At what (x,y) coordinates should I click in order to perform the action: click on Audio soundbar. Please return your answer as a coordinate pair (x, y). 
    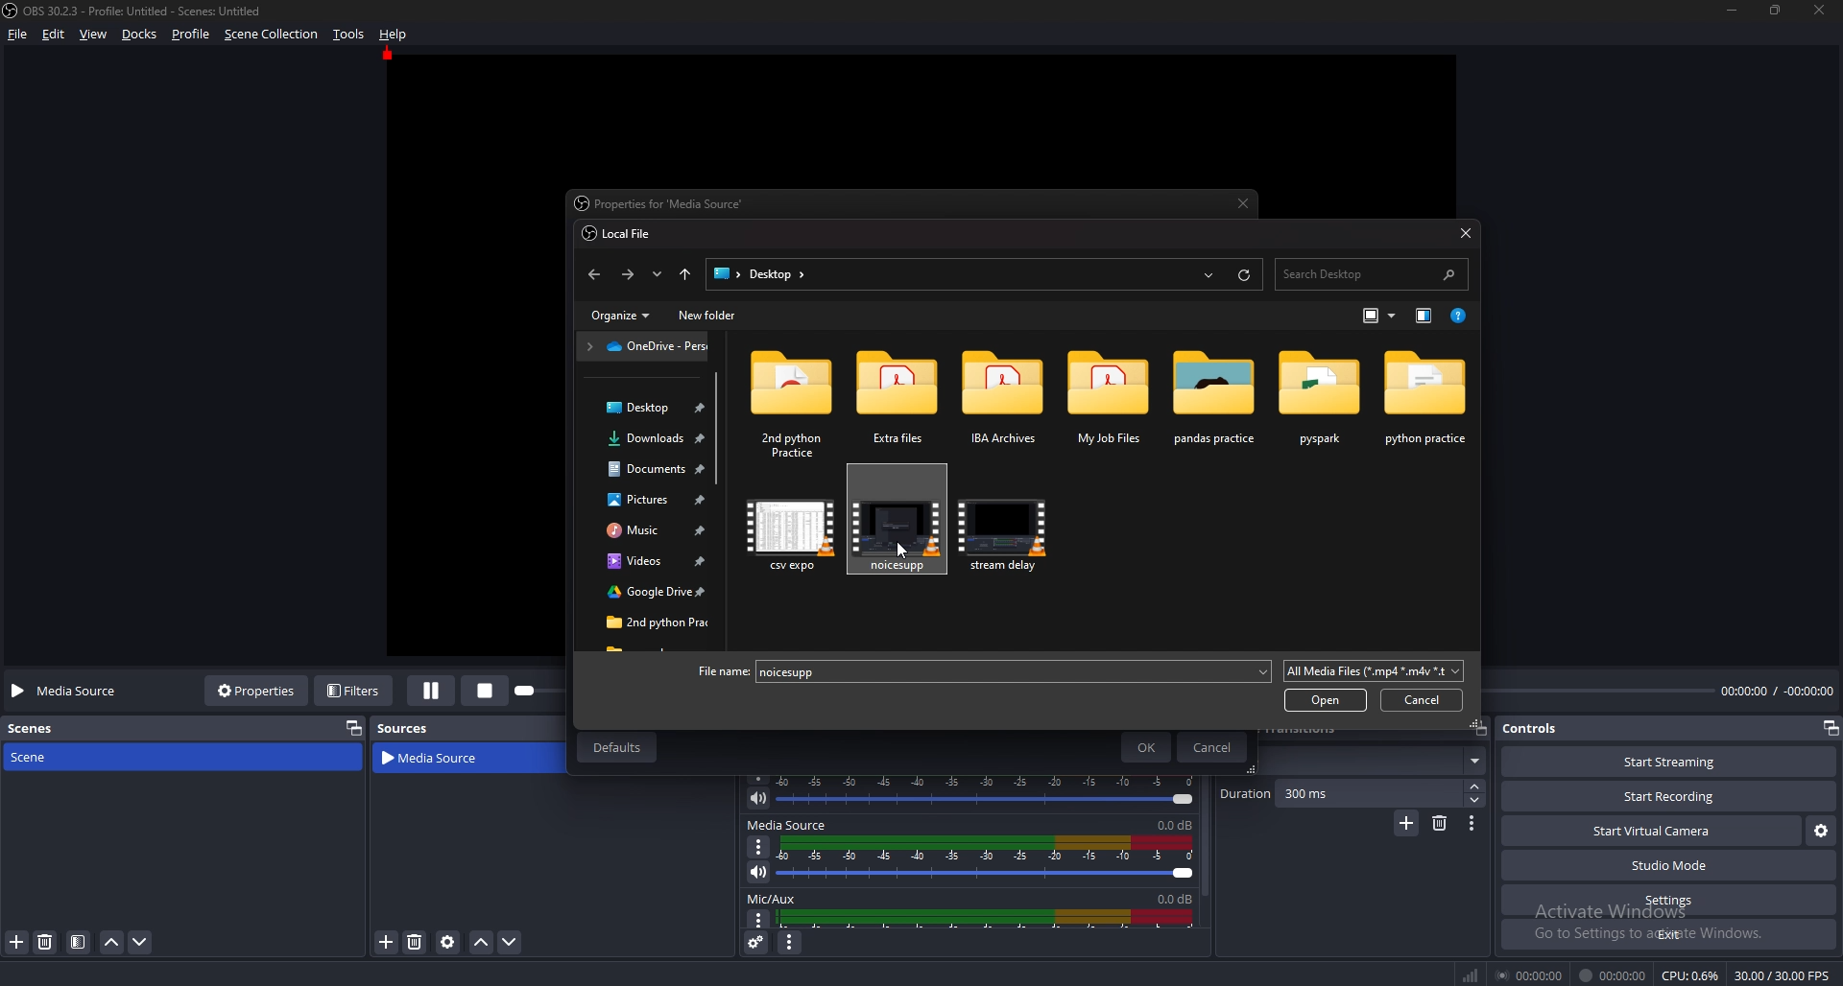
    Looking at the image, I should click on (992, 790).